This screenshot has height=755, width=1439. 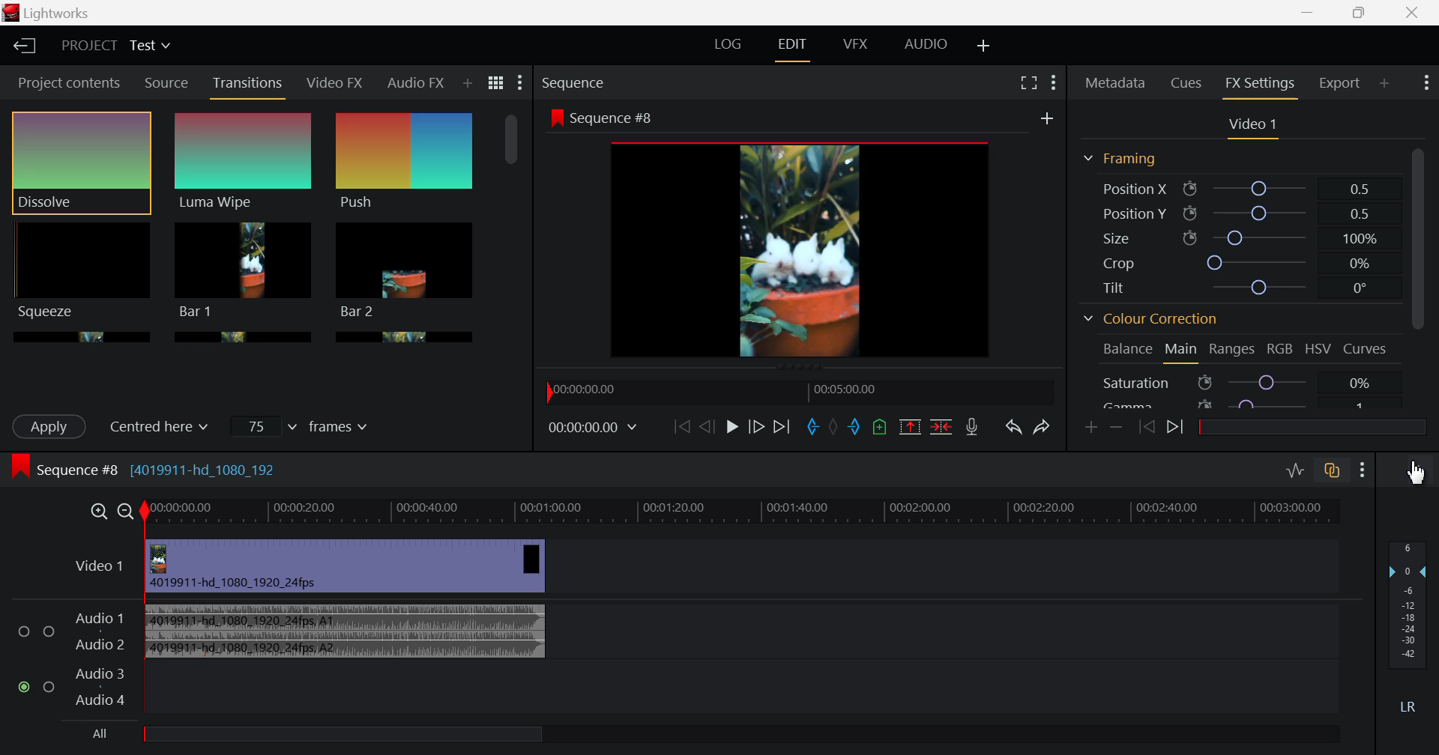 I want to click on Main Tab Open, so click(x=1182, y=351).